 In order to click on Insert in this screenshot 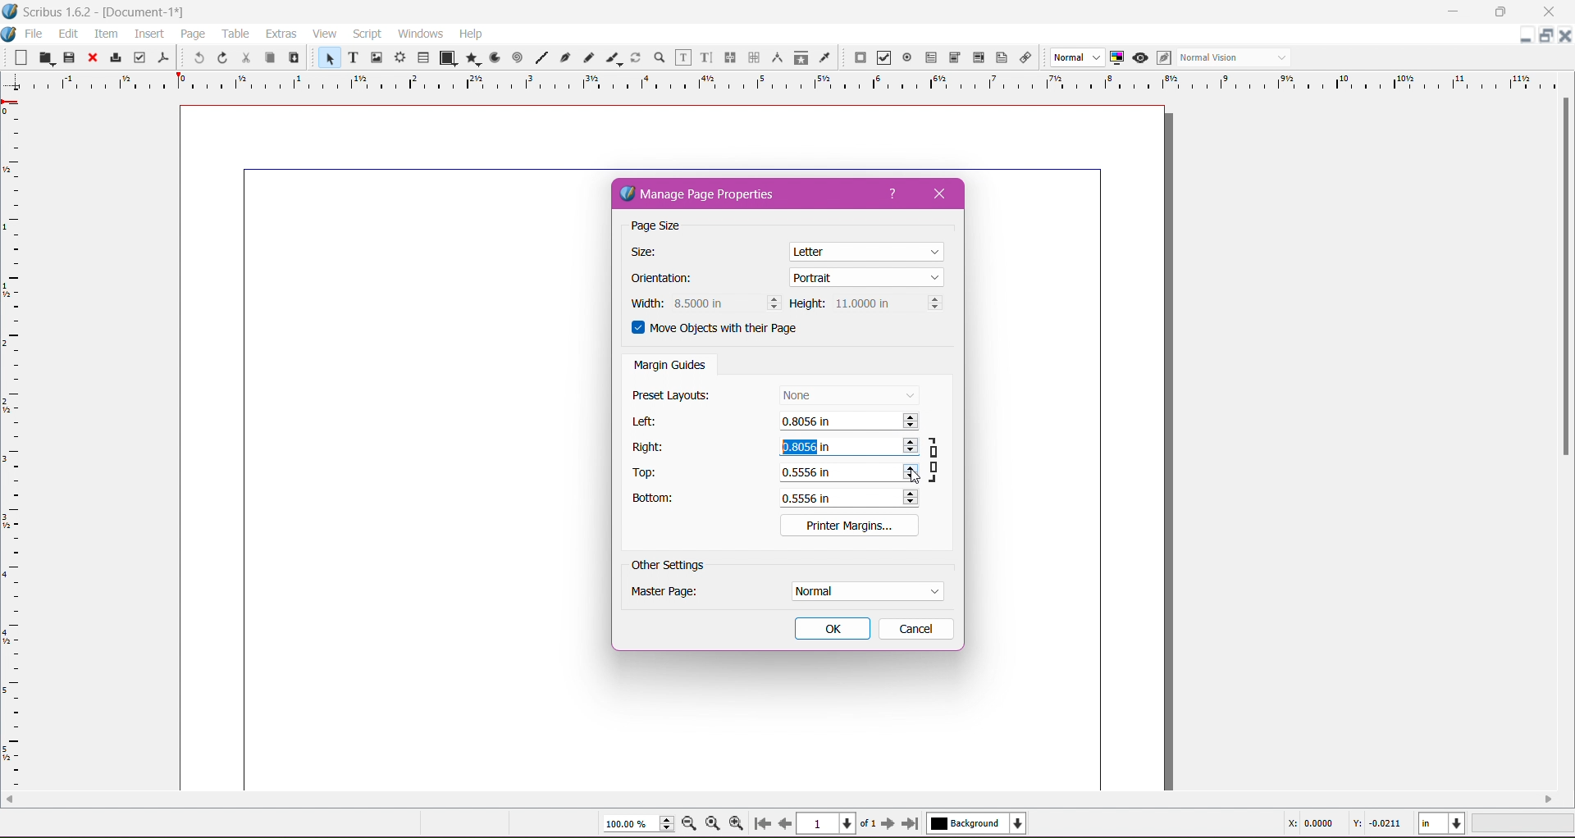, I will do `click(148, 34)`.